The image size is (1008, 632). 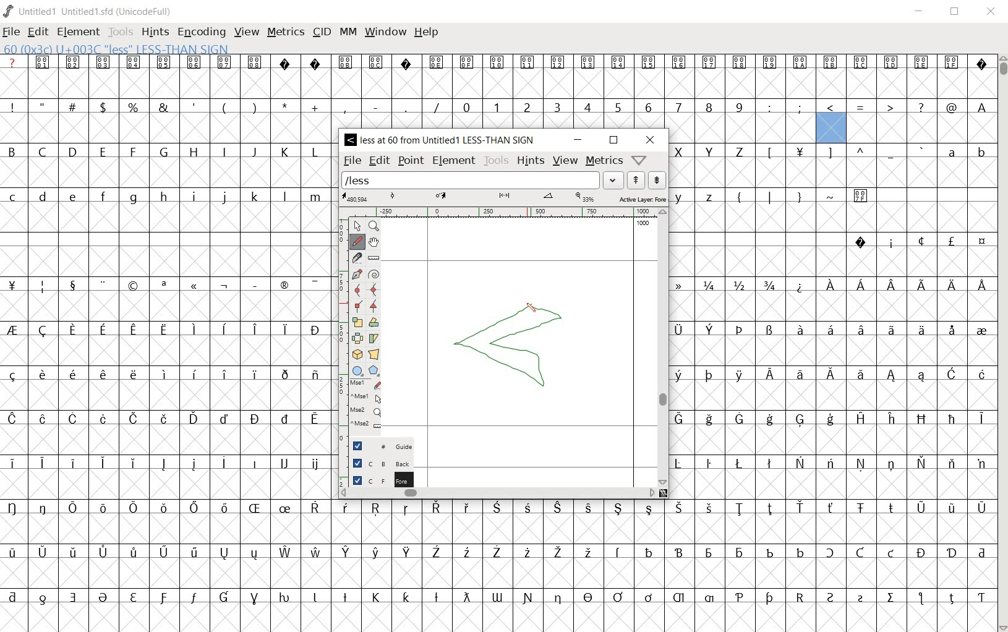 What do you see at coordinates (378, 161) in the screenshot?
I see `edit` at bounding box center [378, 161].